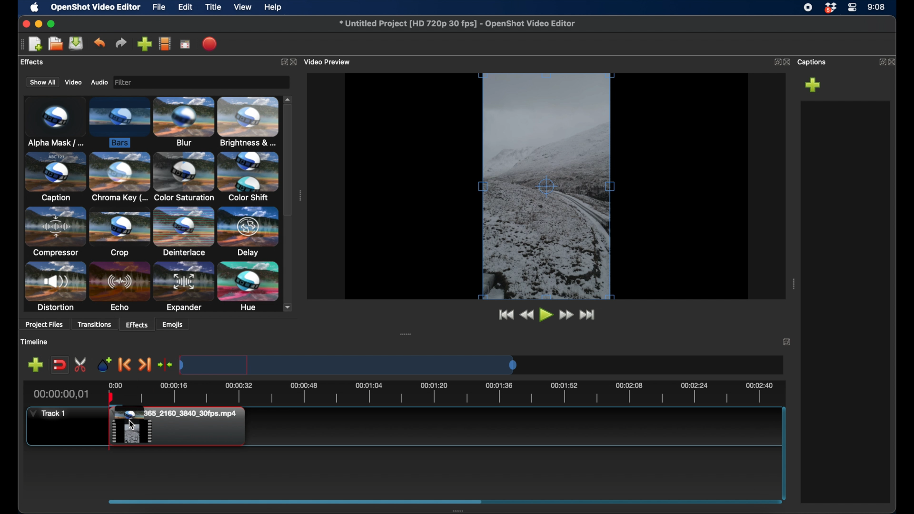 The image size is (914, 514). What do you see at coordinates (144, 44) in the screenshot?
I see `import files` at bounding box center [144, 44].